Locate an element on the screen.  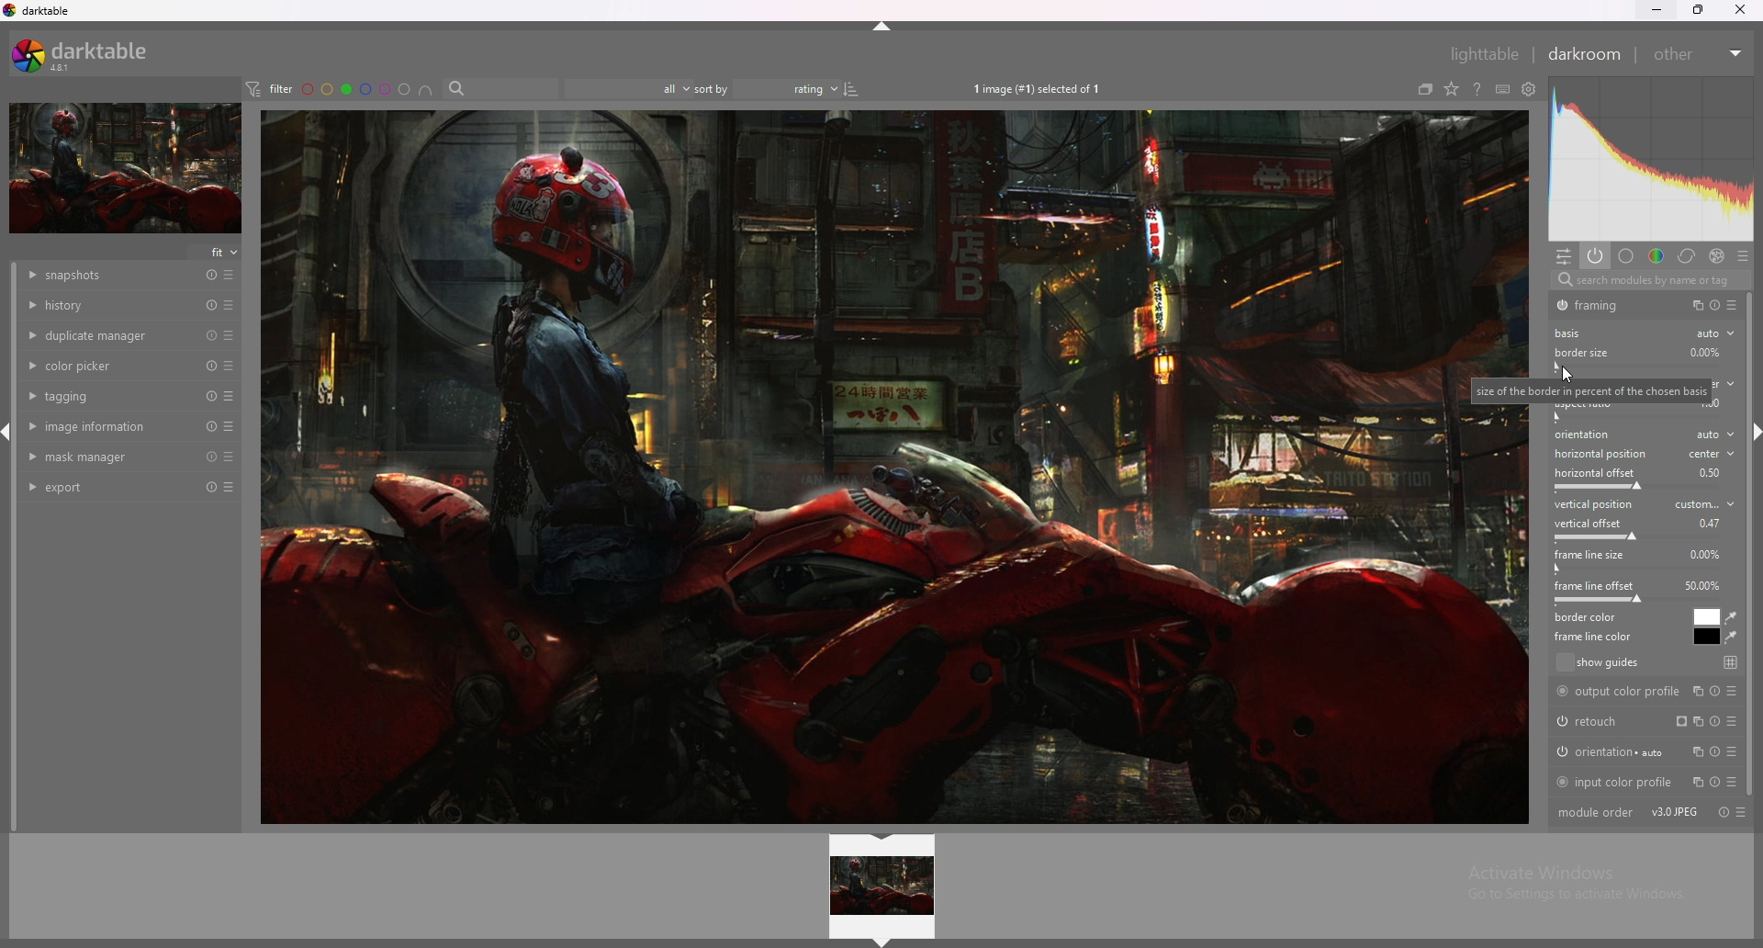
photo heatmap is located at coordinates (1650, 161).